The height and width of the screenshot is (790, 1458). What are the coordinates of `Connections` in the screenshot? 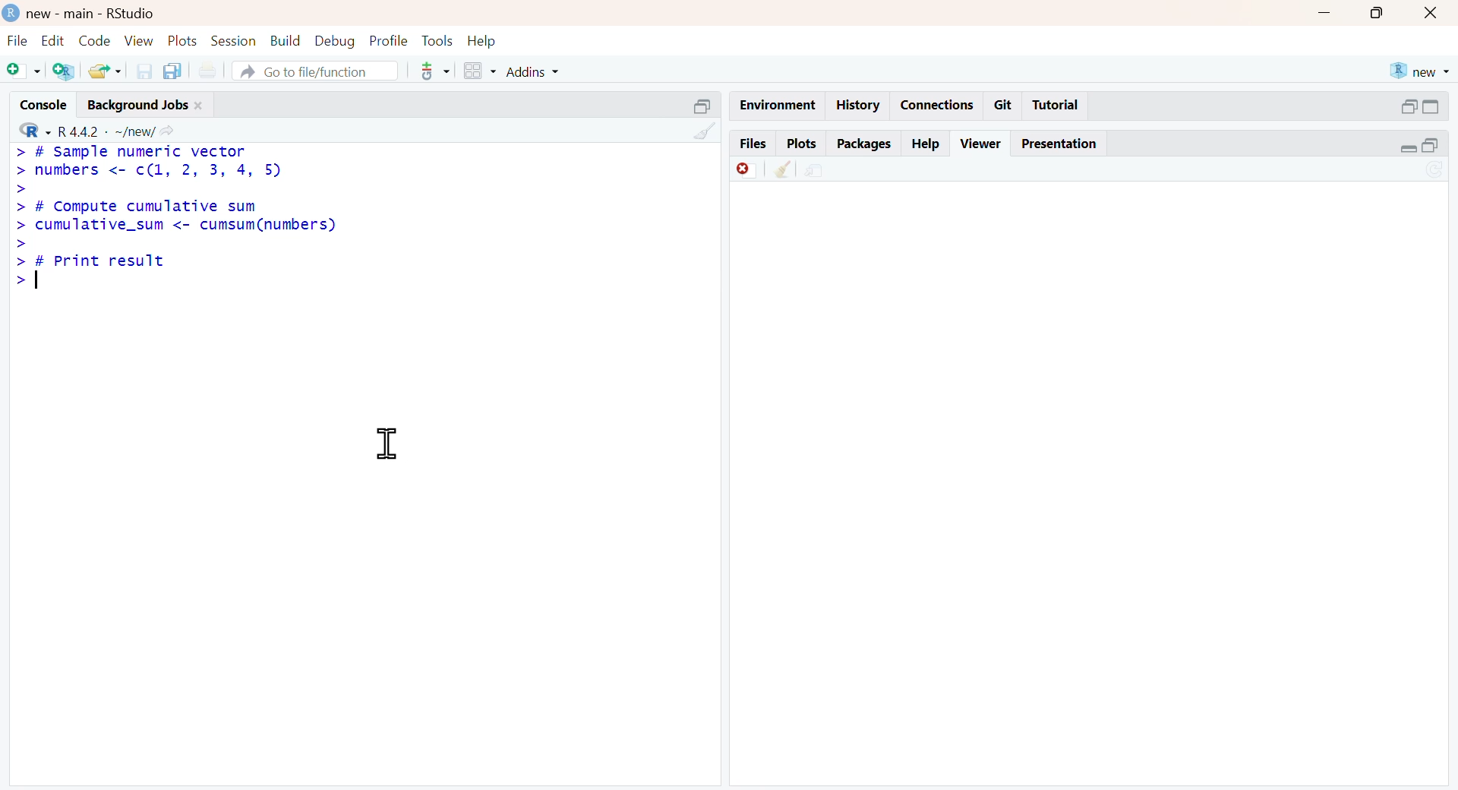 It's located at (940, 106).